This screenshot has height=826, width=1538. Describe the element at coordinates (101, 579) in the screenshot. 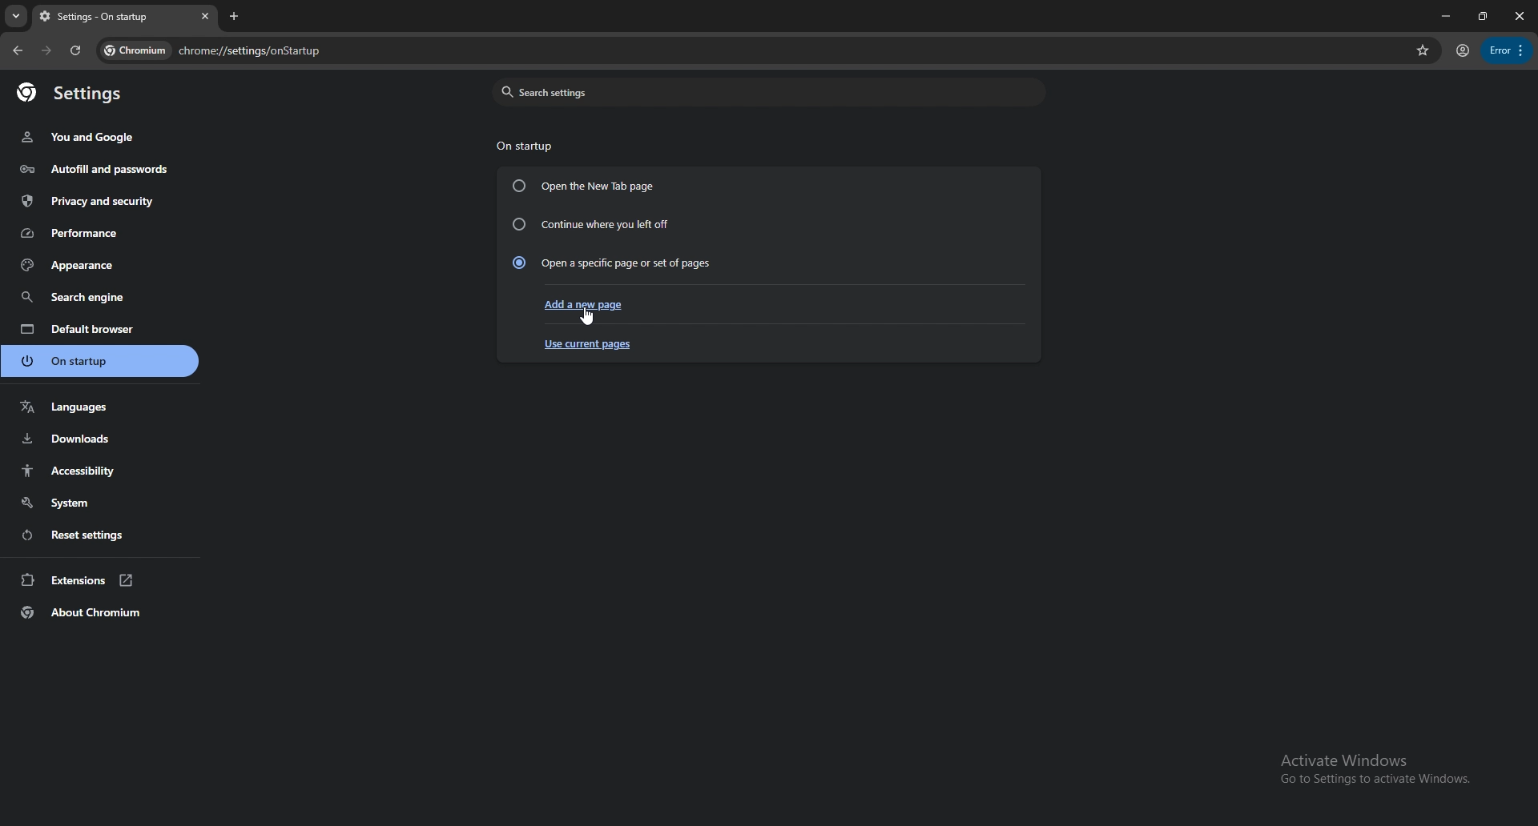

I see `extensions` at that location.